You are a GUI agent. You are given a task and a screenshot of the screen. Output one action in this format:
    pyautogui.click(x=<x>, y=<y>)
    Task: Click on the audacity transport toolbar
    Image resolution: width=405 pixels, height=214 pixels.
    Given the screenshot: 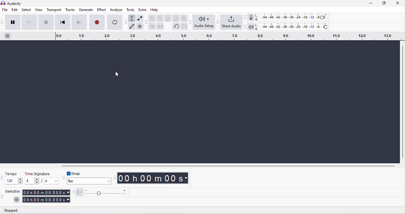 What is the action you would take?
    pyautogui.click(x=3, y=22)
    